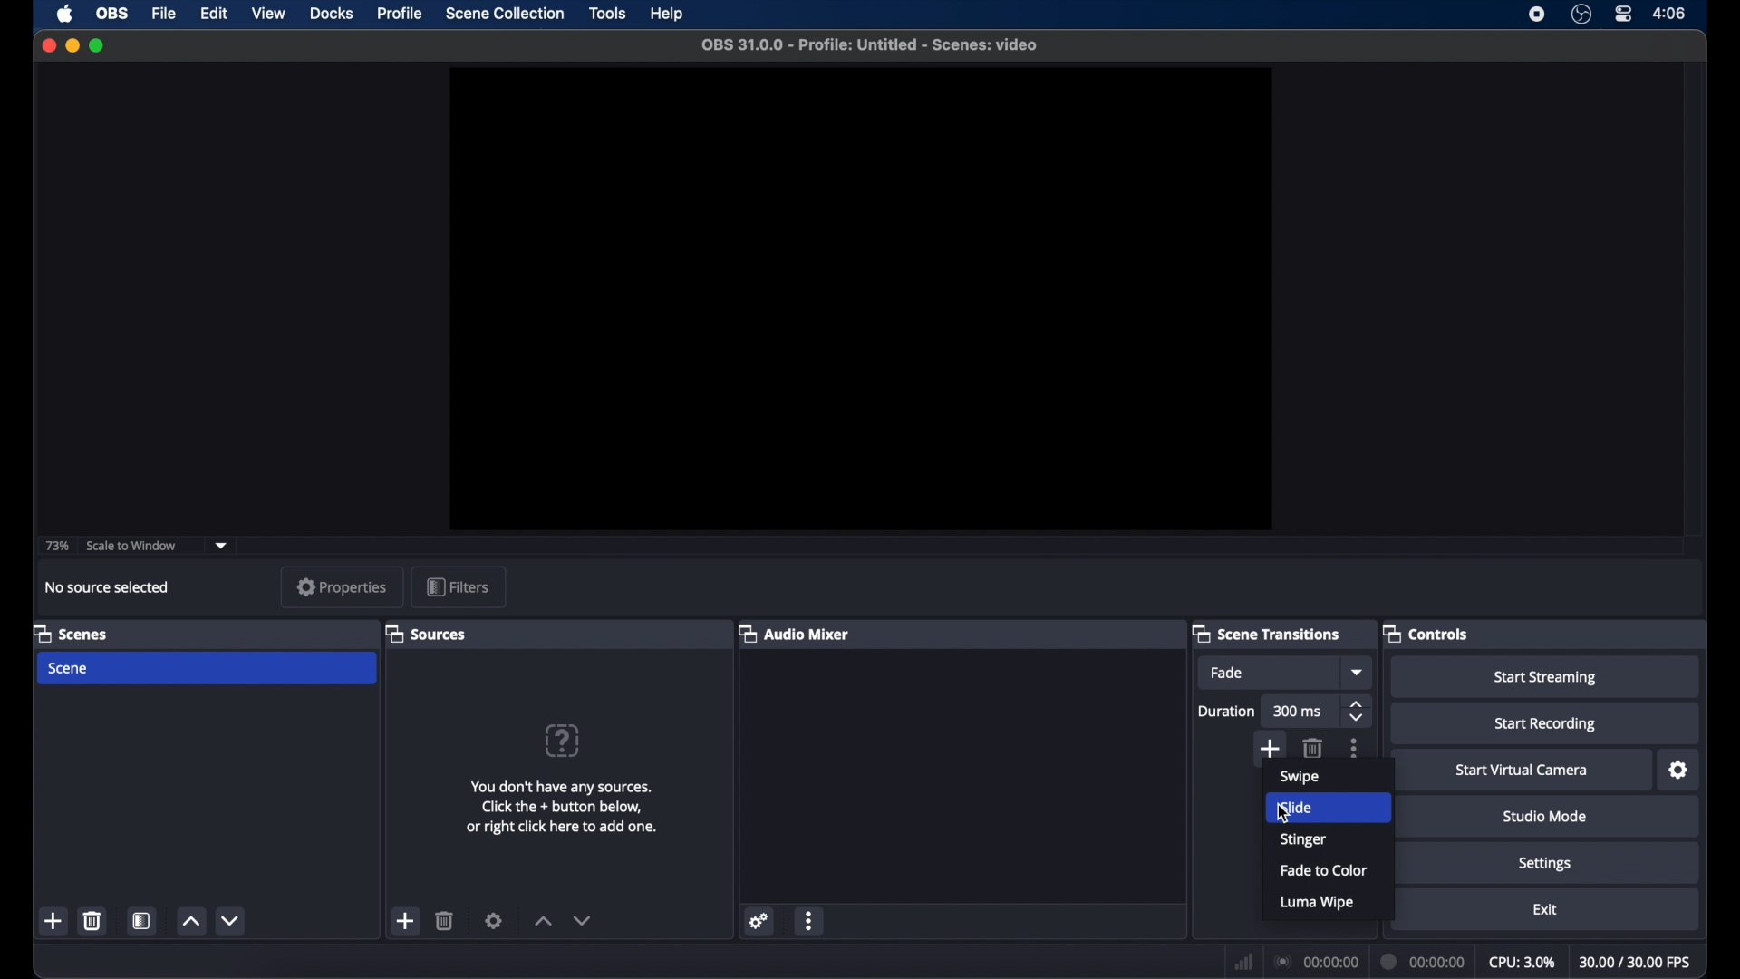  I want to click on fps, so click(1637, 962).